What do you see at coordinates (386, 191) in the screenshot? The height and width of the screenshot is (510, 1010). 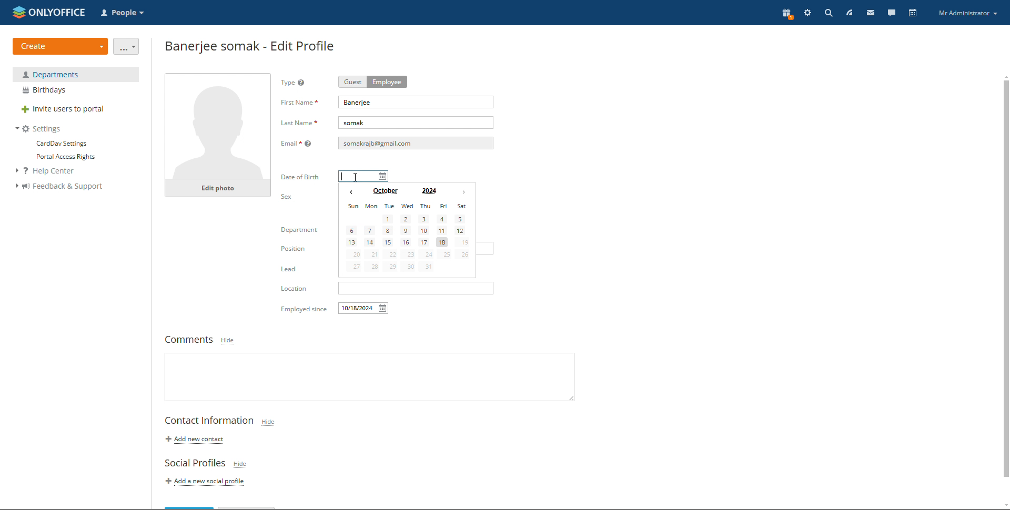 I see `set month` at bounding box center [386, 191].